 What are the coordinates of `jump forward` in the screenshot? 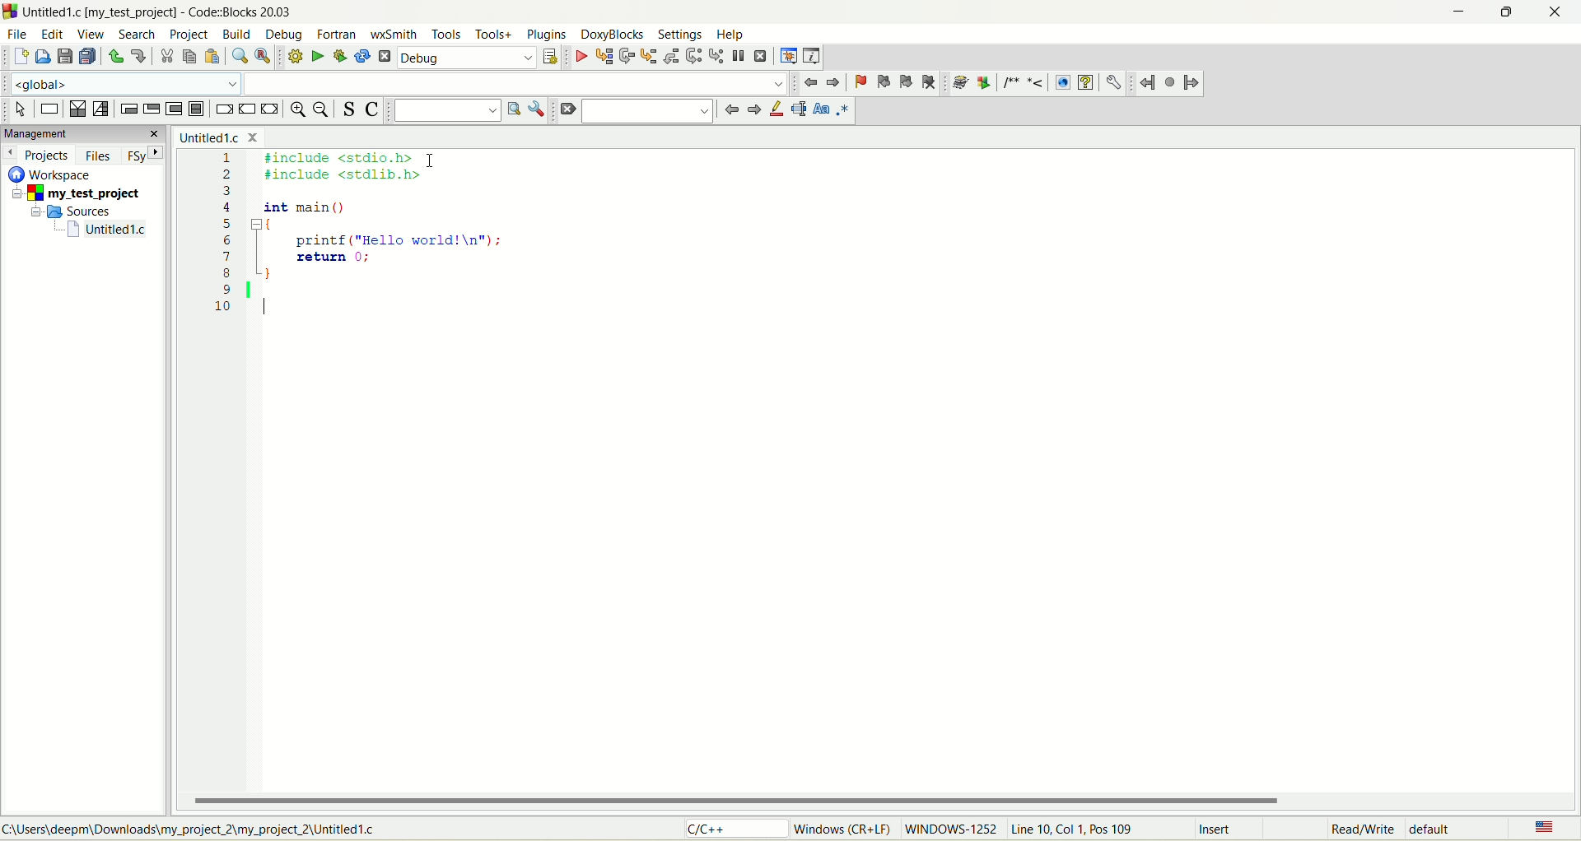 It's located at (1193, 86).